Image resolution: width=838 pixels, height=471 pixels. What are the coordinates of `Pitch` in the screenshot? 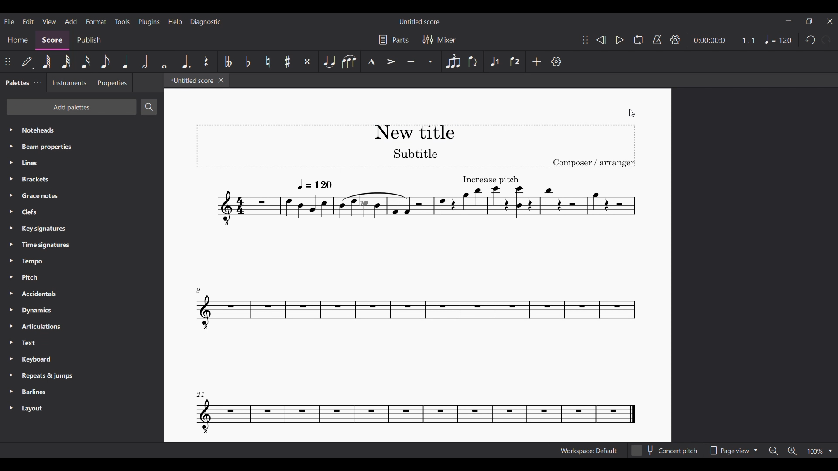 It's located at (82, 277).